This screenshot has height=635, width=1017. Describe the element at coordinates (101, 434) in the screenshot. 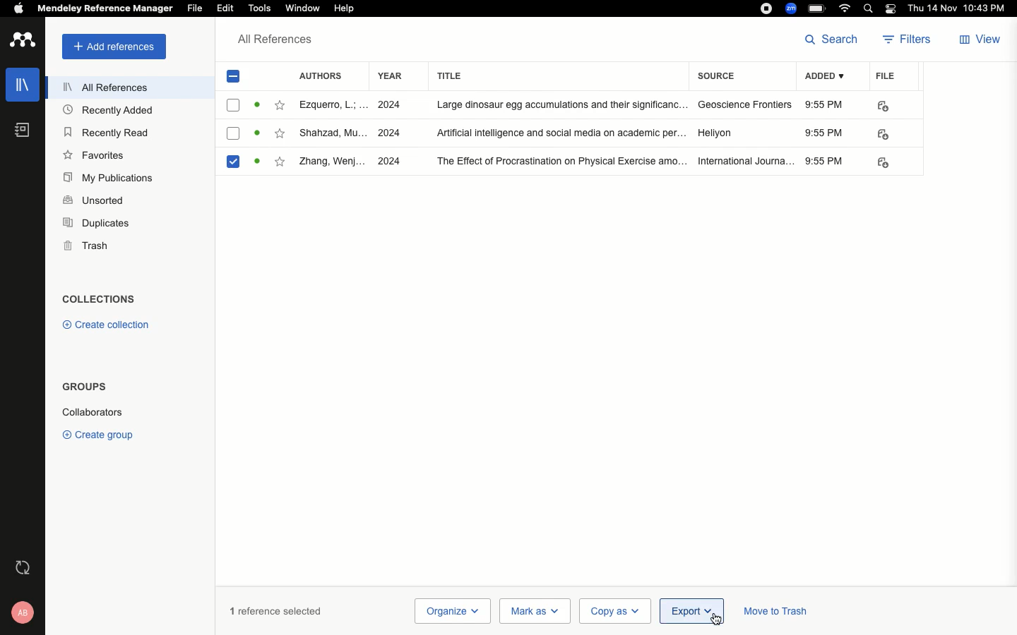

I see `Create group` at that location.